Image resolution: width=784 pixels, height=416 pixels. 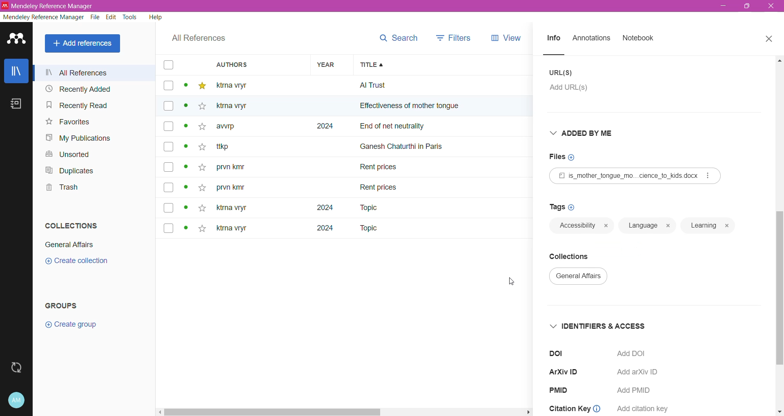 I want to click on All References, so click(x=199, y=38).